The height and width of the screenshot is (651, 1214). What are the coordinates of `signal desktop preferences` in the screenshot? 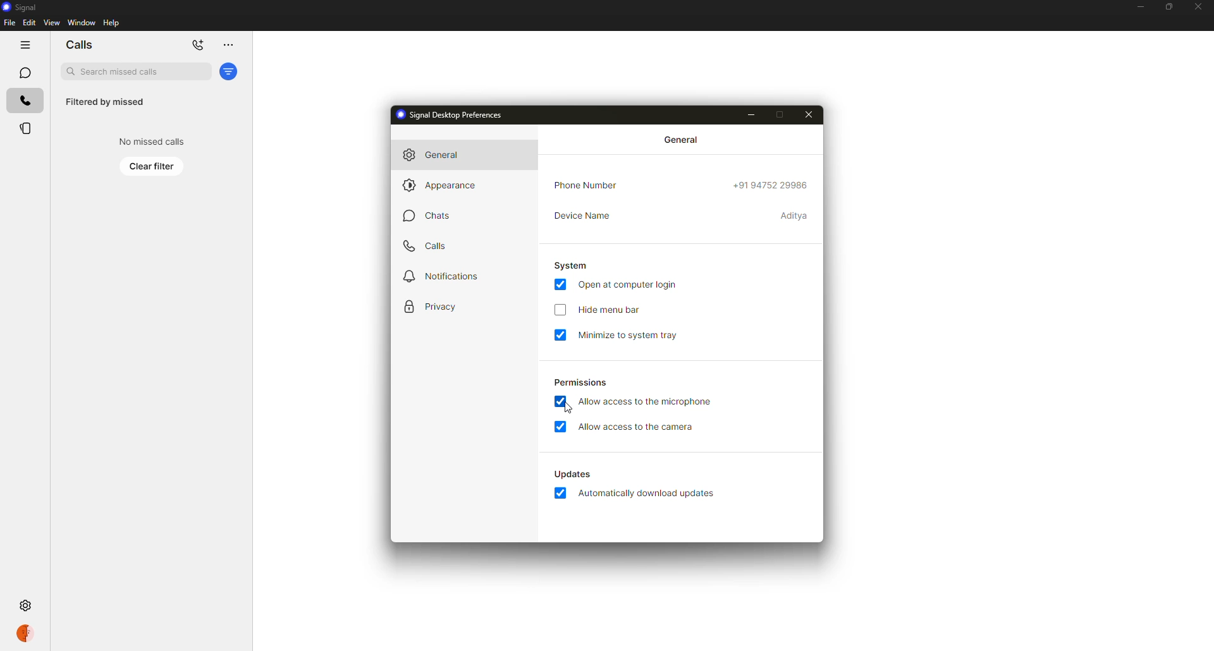 It's located at (456, 114).